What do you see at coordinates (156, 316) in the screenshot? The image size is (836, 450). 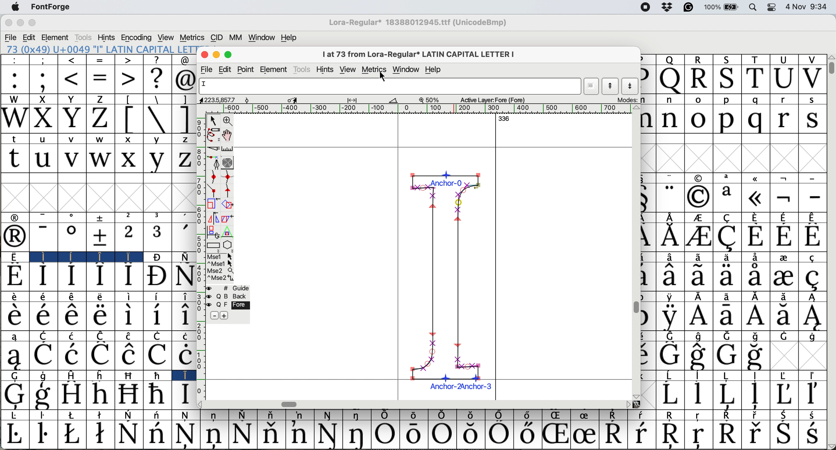 I see `Symbol` at bounding box center [156, 316].